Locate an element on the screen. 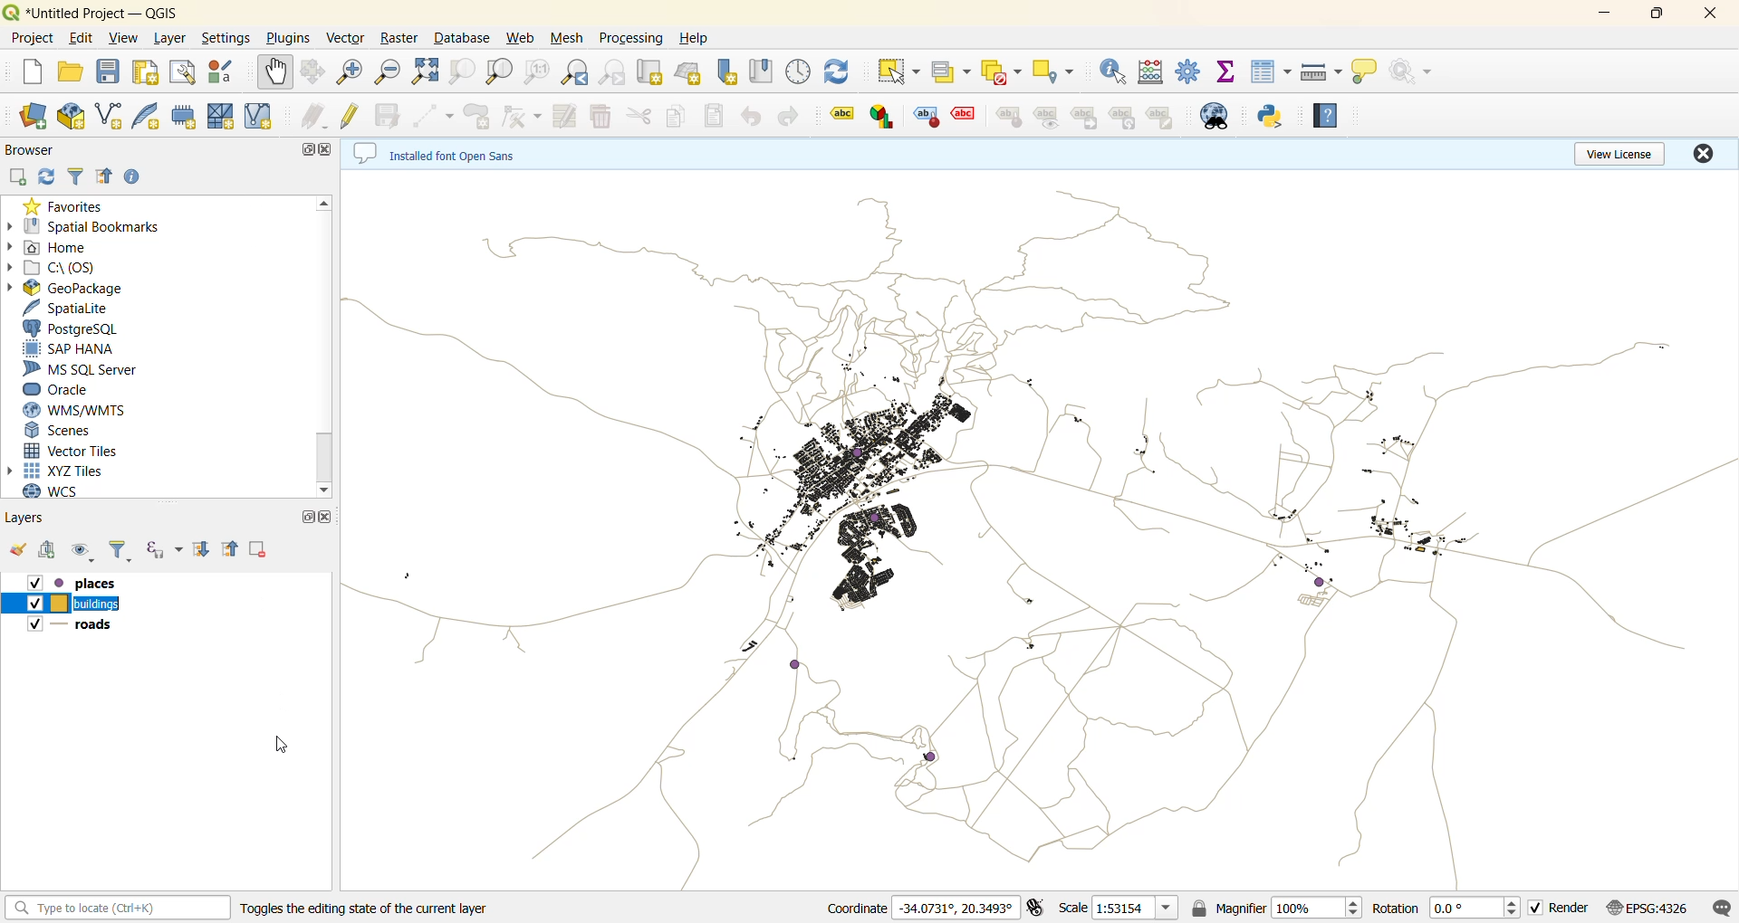  copy is located at coordinates (677, 115).